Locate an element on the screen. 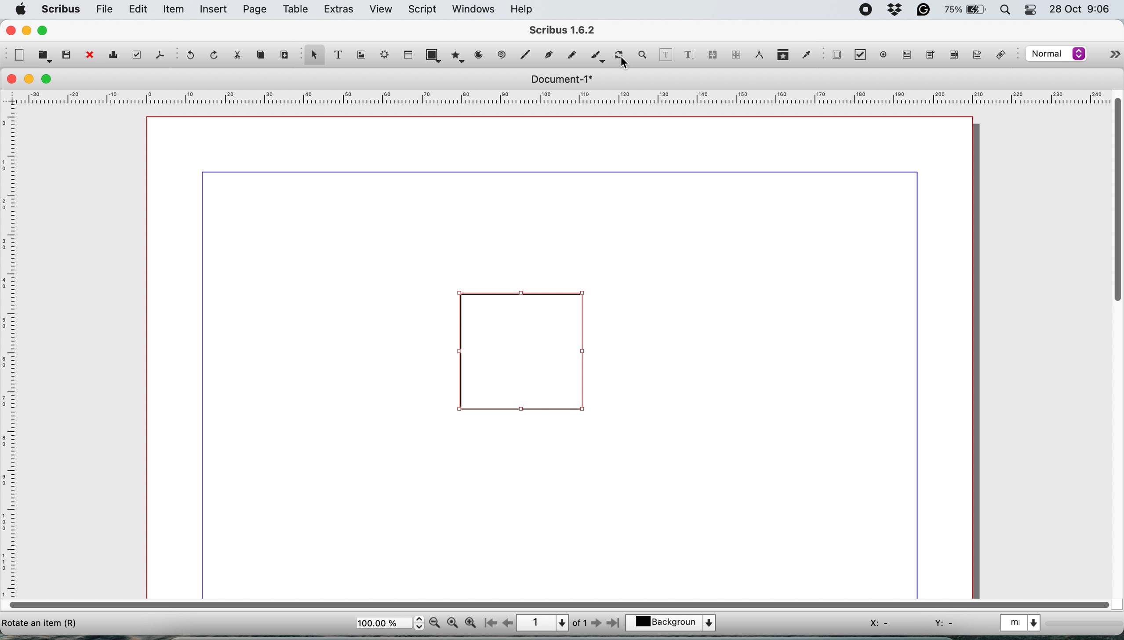 The width and height of the screenshot is (1124, 640). Rotate an item (R) is located at coordinates (41, 627).